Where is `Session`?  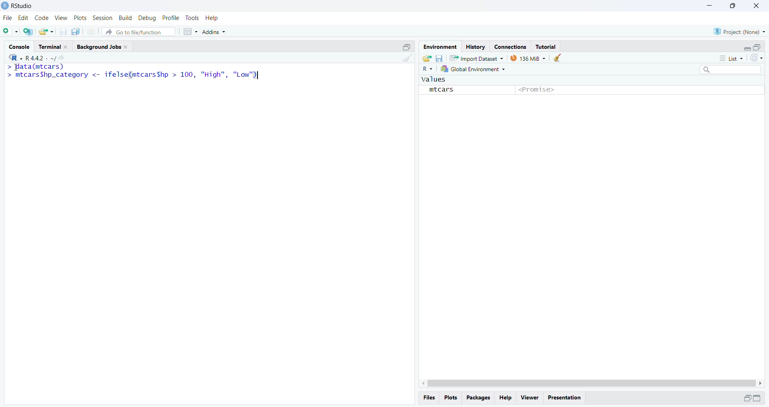
Session is located at coordinates (103, 18).